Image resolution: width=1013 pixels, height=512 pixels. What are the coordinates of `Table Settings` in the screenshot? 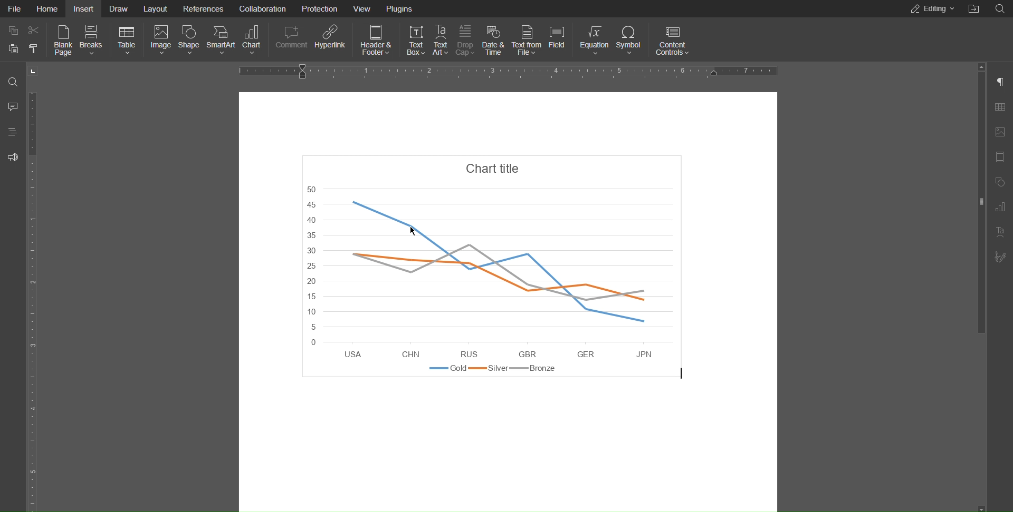 It's located at (1000, 107).